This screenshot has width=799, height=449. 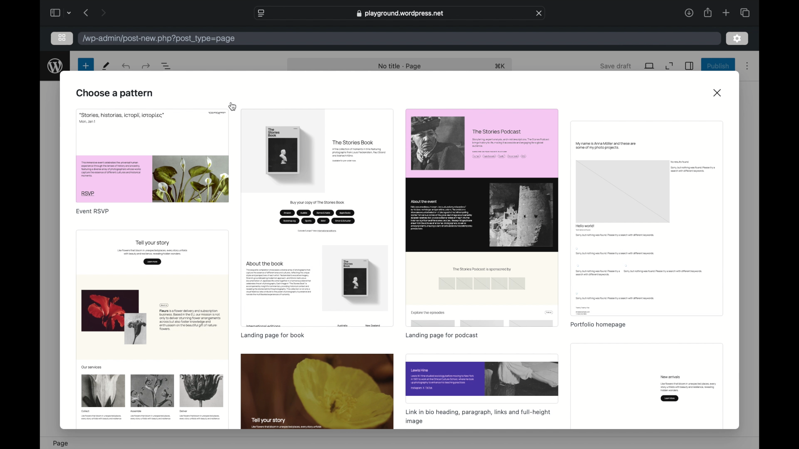 I want to click on redo, so click(x=126, y=66).